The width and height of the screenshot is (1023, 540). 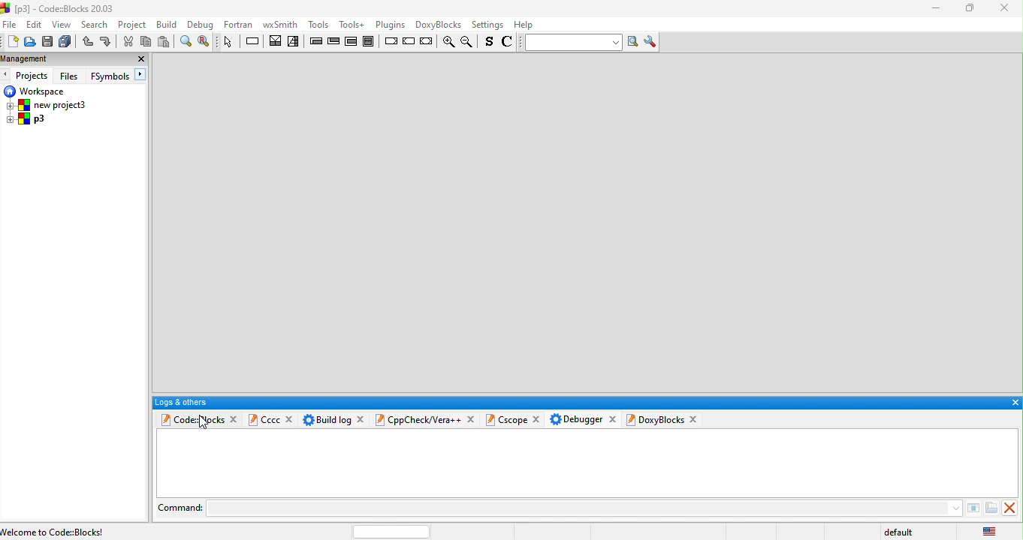 What do you see at coordinates (59, 7) in the screenshot?
I see `code-blocks 20.03` at bounding box center [59, 7].